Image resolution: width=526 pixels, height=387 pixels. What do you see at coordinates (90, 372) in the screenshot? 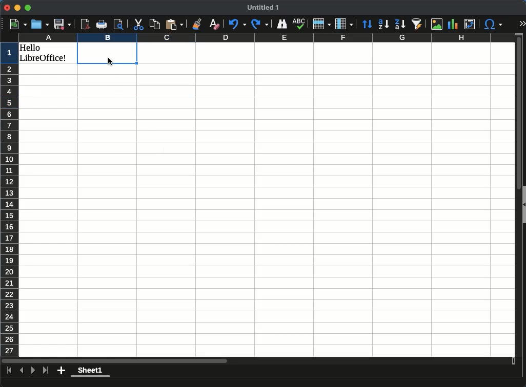
I see `Sheet 1` at bounding box center [90, 372].